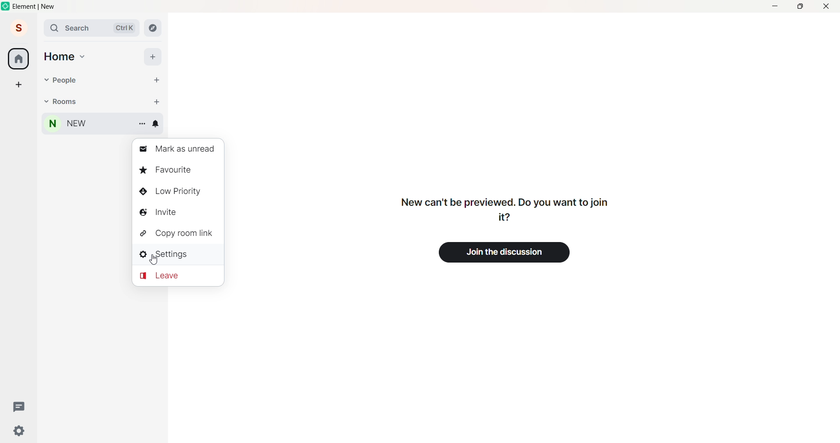 The width and height of the screenshot is (840, 443). I want to click on rooms, so click(63, 103).